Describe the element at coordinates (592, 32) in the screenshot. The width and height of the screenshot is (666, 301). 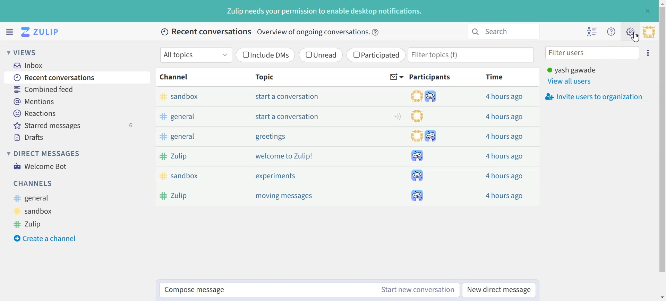
I see `Hide user list` at that location.